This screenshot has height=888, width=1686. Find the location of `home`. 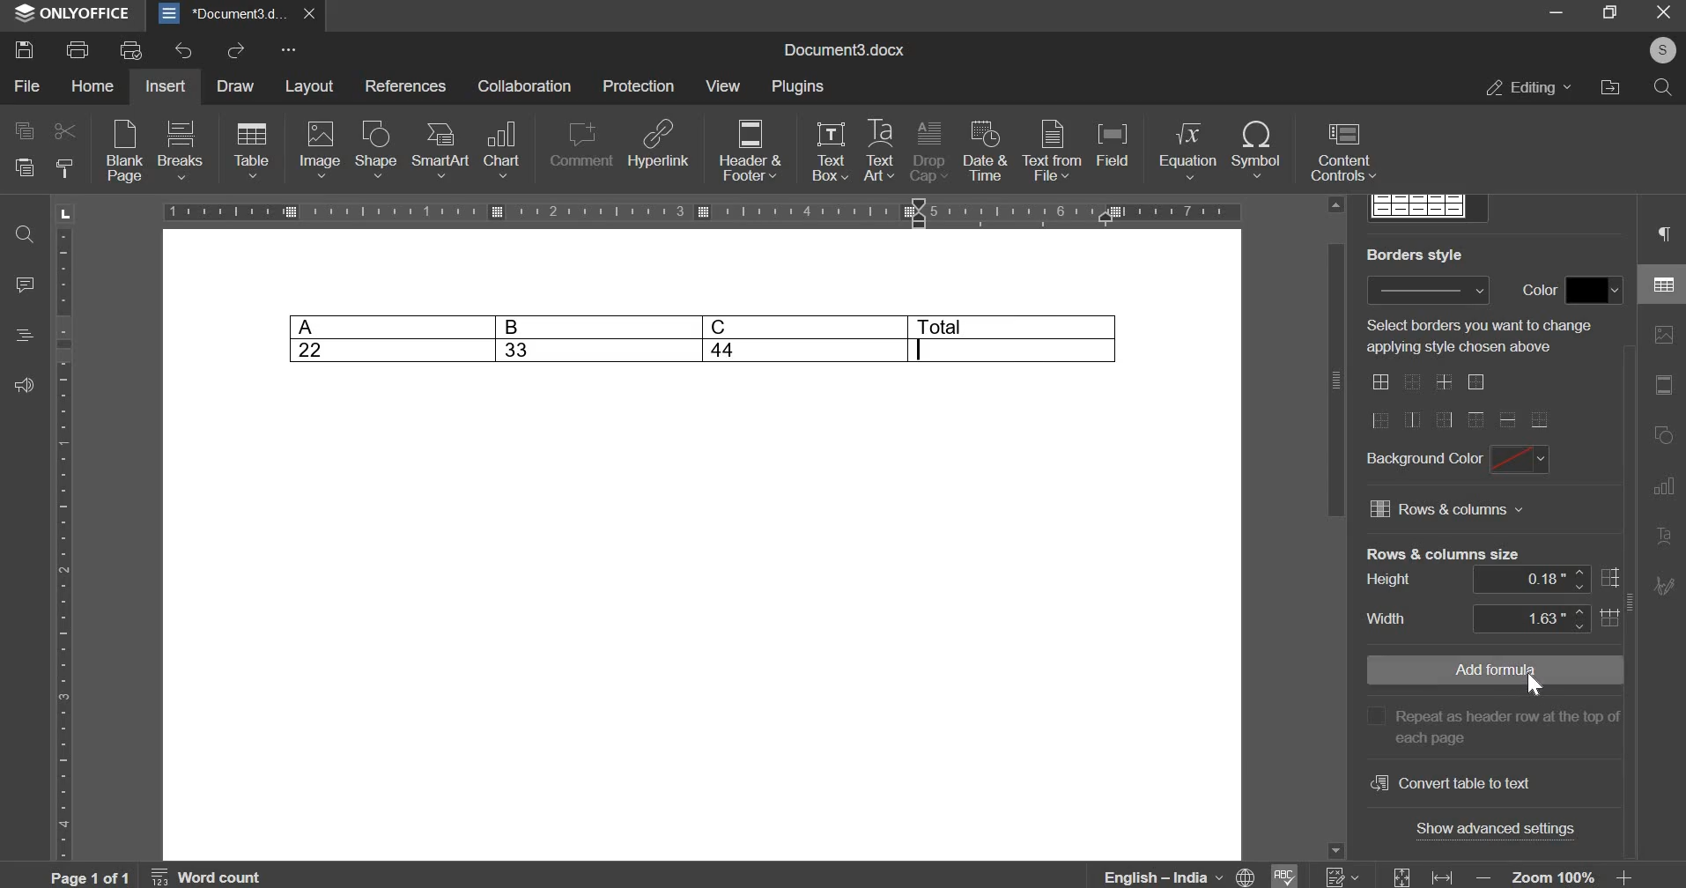

home is located at coordinates (92, 87).